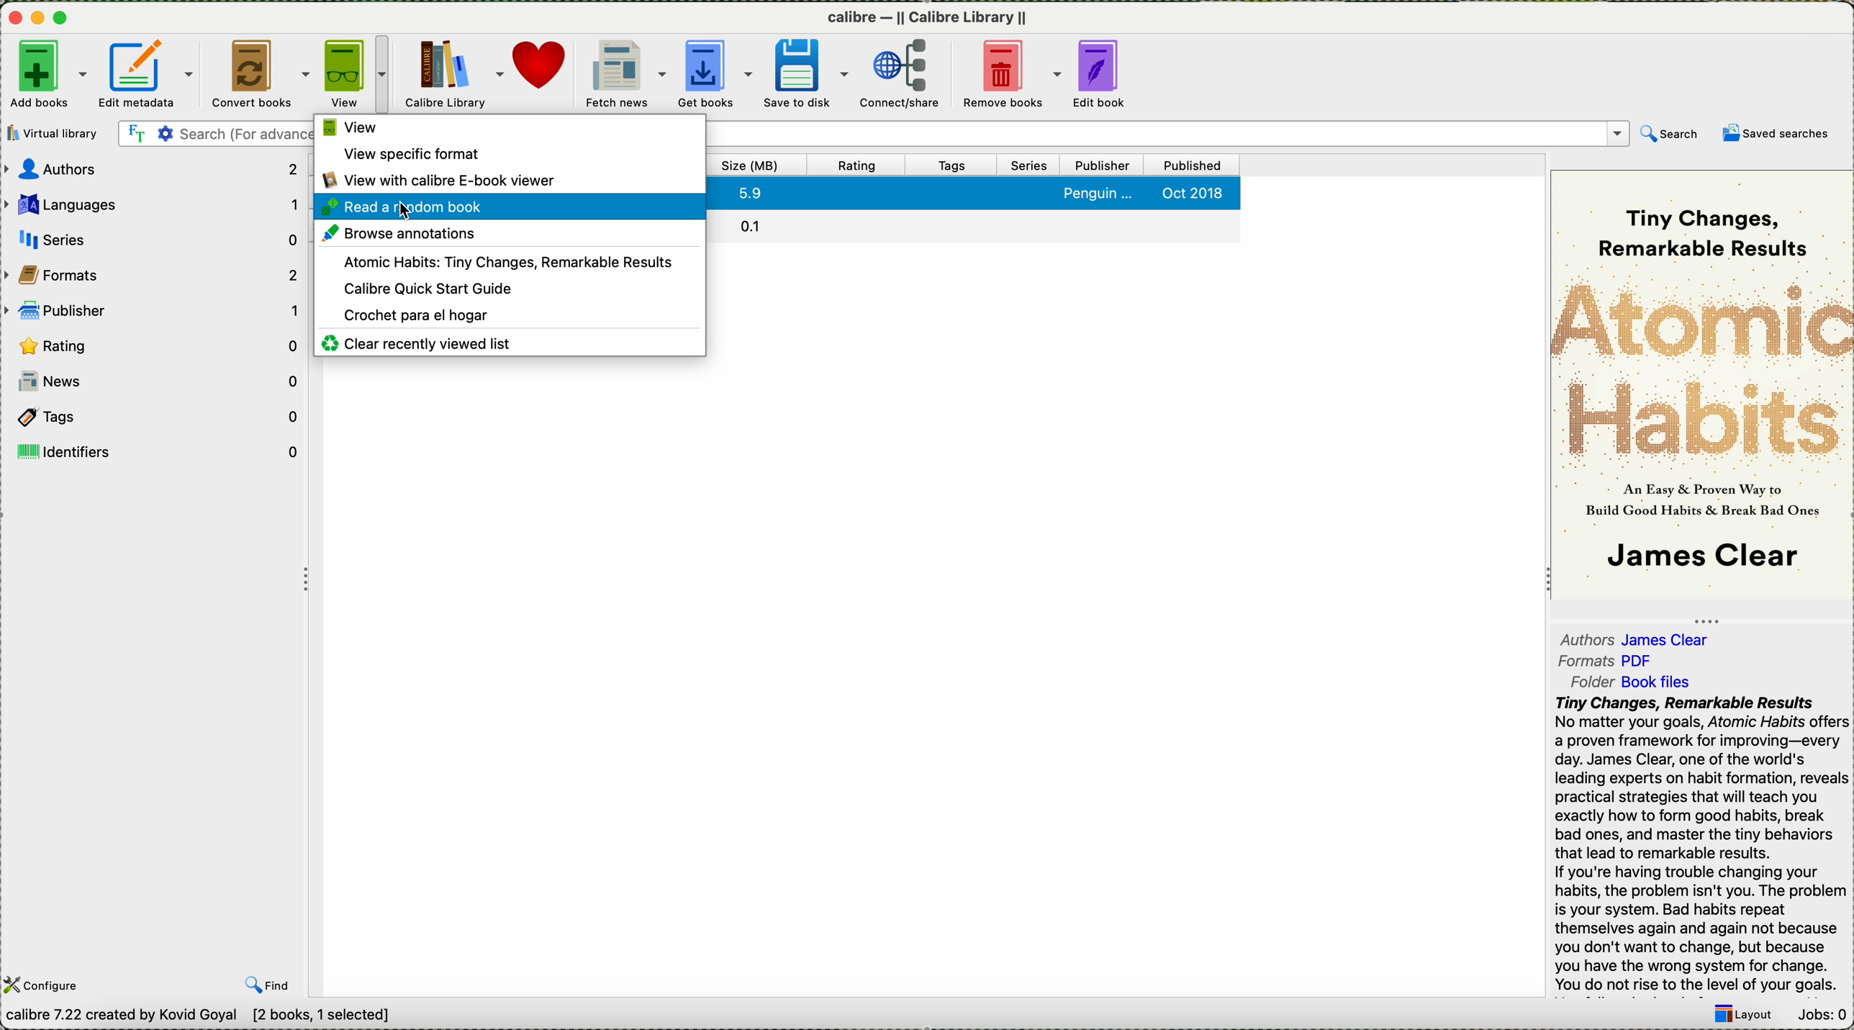  What do you see at coordinates (357, 75) in the screenshot?
I see `click on view` at bounding box center [357, 75].